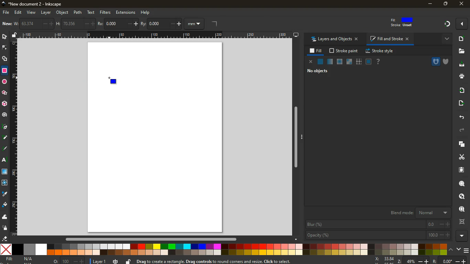  Describe the element at coordinates (447, 40) in the screenshot. I see `more` at that location.